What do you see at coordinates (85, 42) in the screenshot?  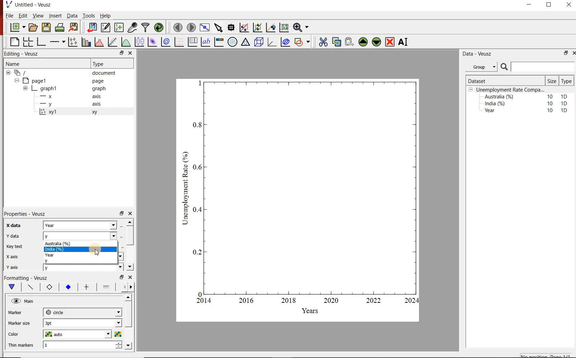 I see `bar graphs` at bounding box center [85, 42].